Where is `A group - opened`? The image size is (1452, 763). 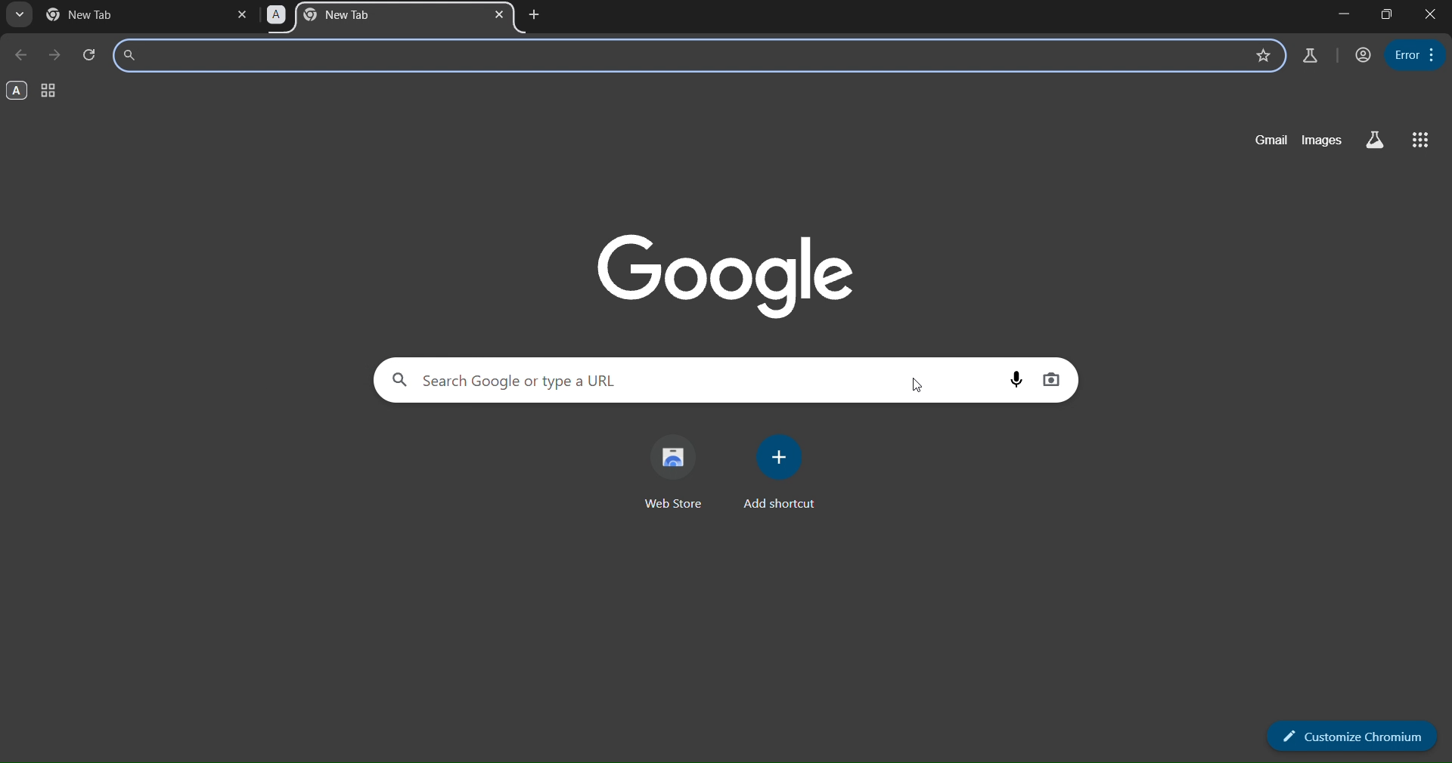
A group - opened is located at coordinates (17, 91).